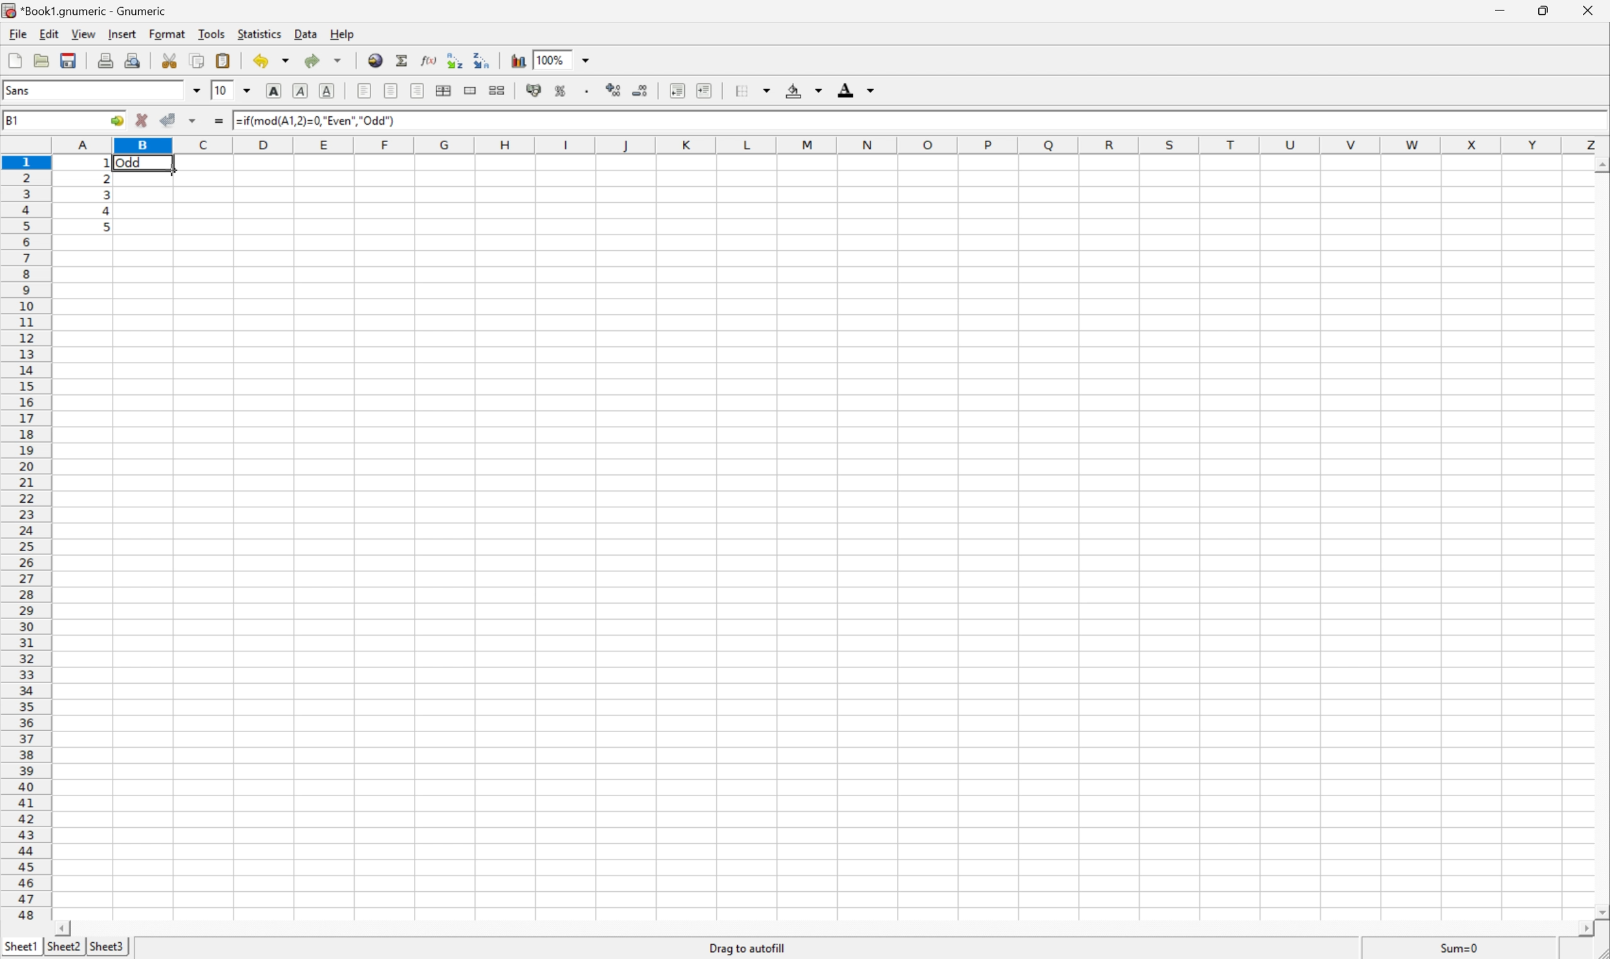 The height and width of the screenshot is (959, 1610). What do you see at coordinates (470, 90) in the screenshot?
I see `Merge range of cells` at bounding box center [470, 90].